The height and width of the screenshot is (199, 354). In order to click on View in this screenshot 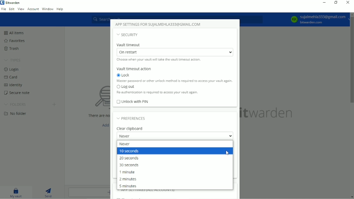, I will do `click(21, 9)`.